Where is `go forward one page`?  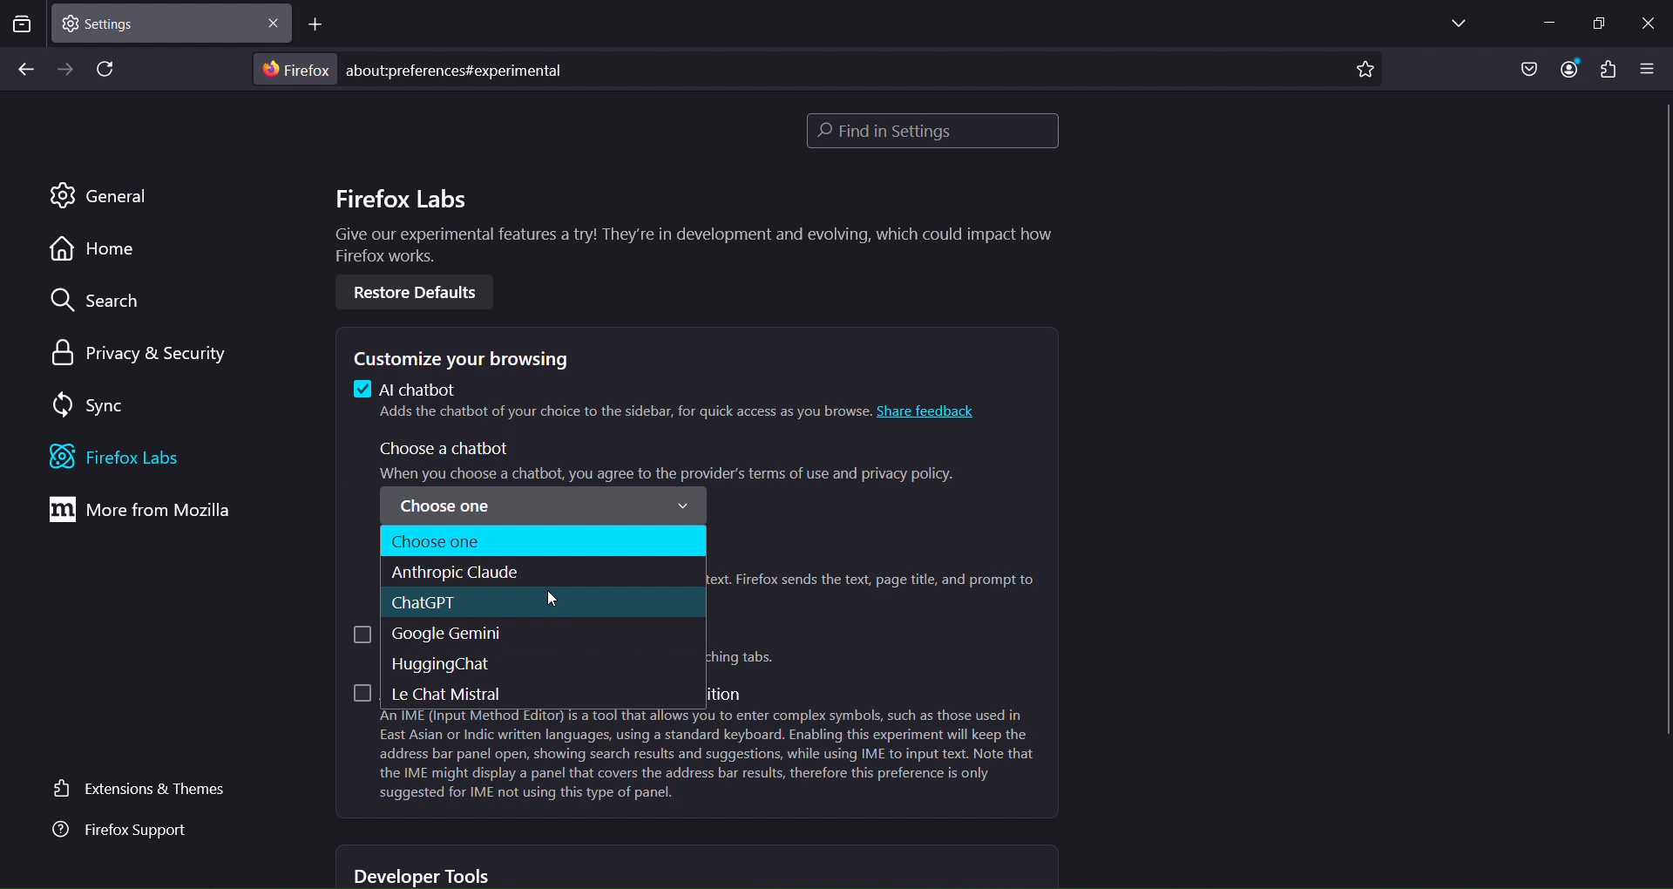 go forward one page is located at coordinates (67, 69).